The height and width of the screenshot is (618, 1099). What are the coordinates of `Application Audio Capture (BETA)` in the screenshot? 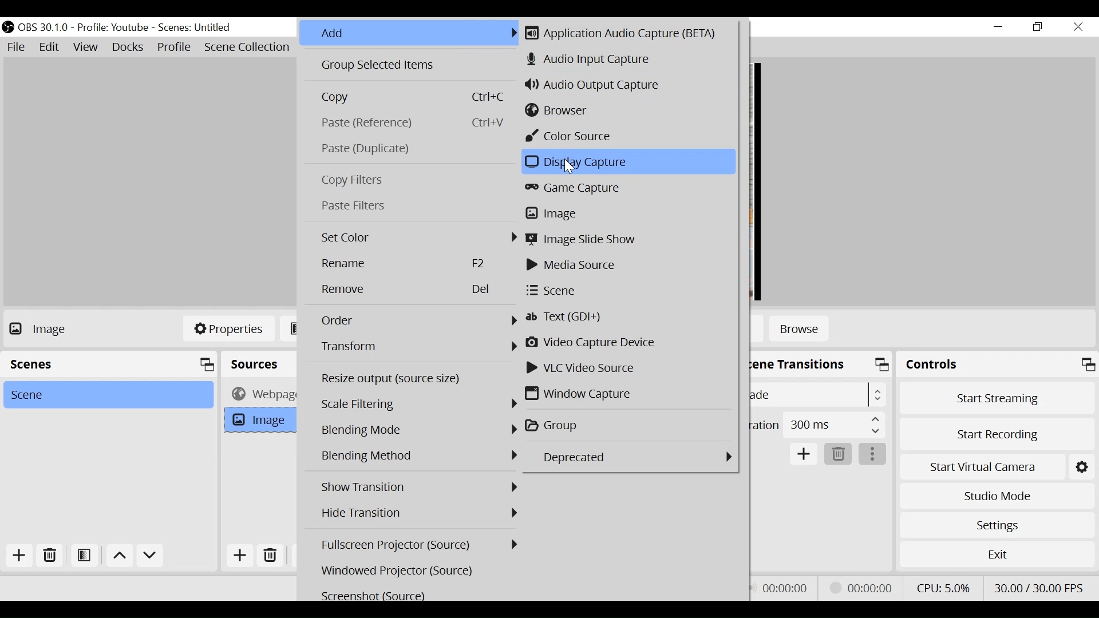 It's located at (629, 33).